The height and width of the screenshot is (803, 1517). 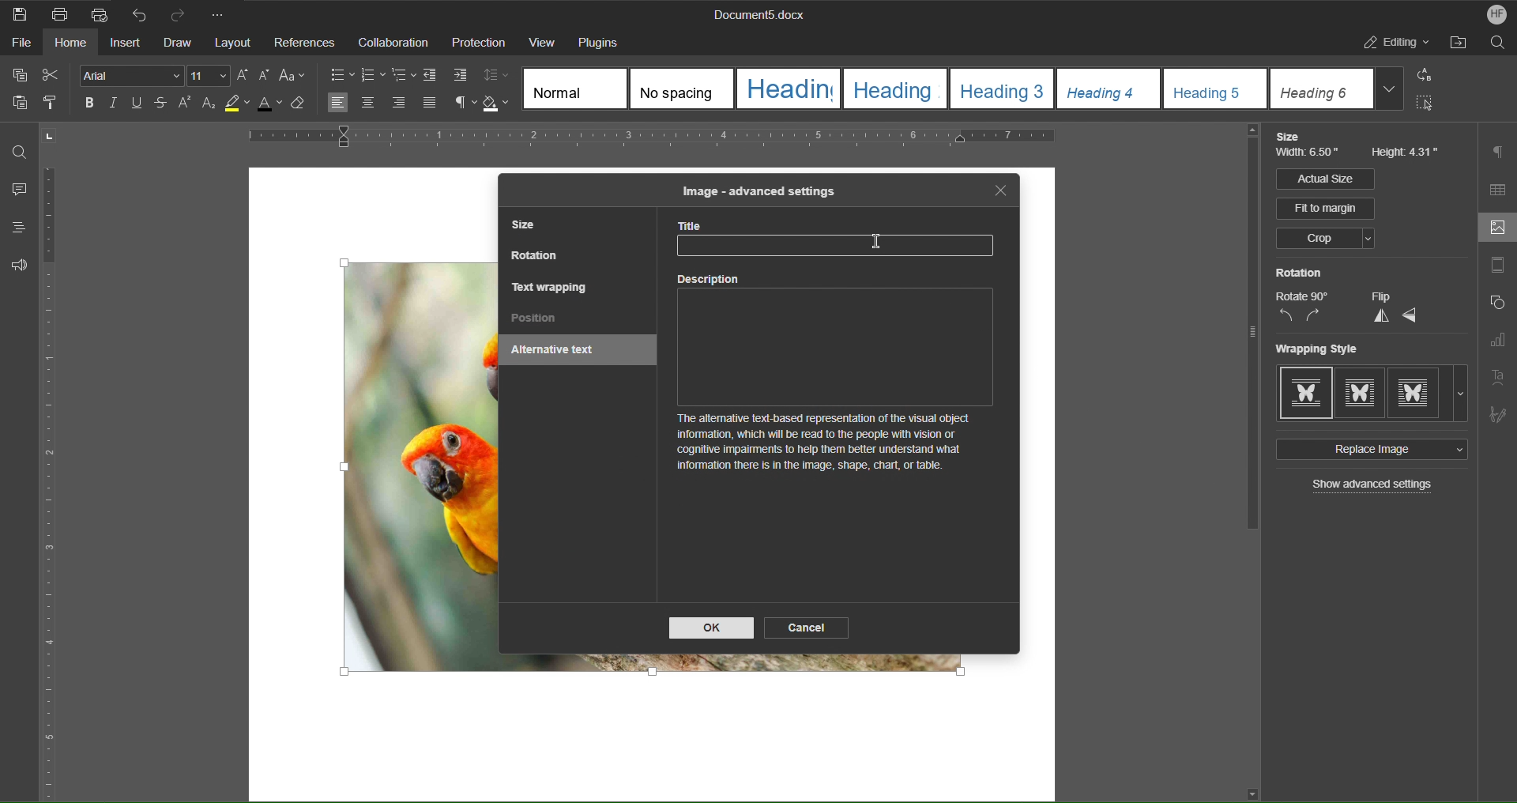 What do you see at coordinates (479, 43) in the screenshot?
I see `Protection` at bounding box center [479, 43].